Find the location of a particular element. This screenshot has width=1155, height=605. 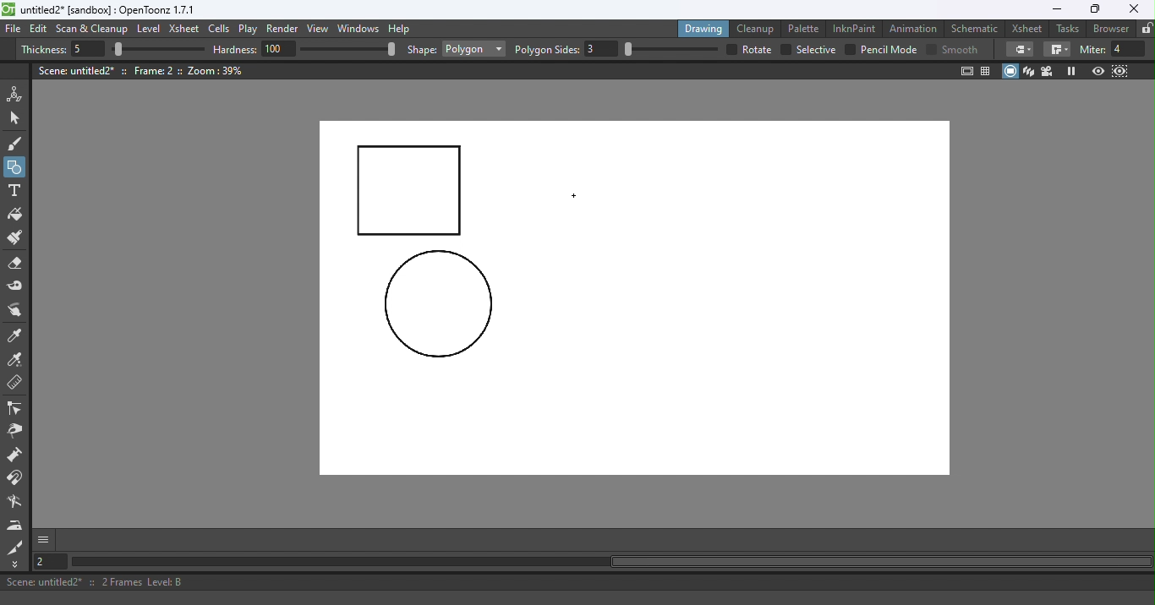

Border corners is located at coordinates (1057, 50).